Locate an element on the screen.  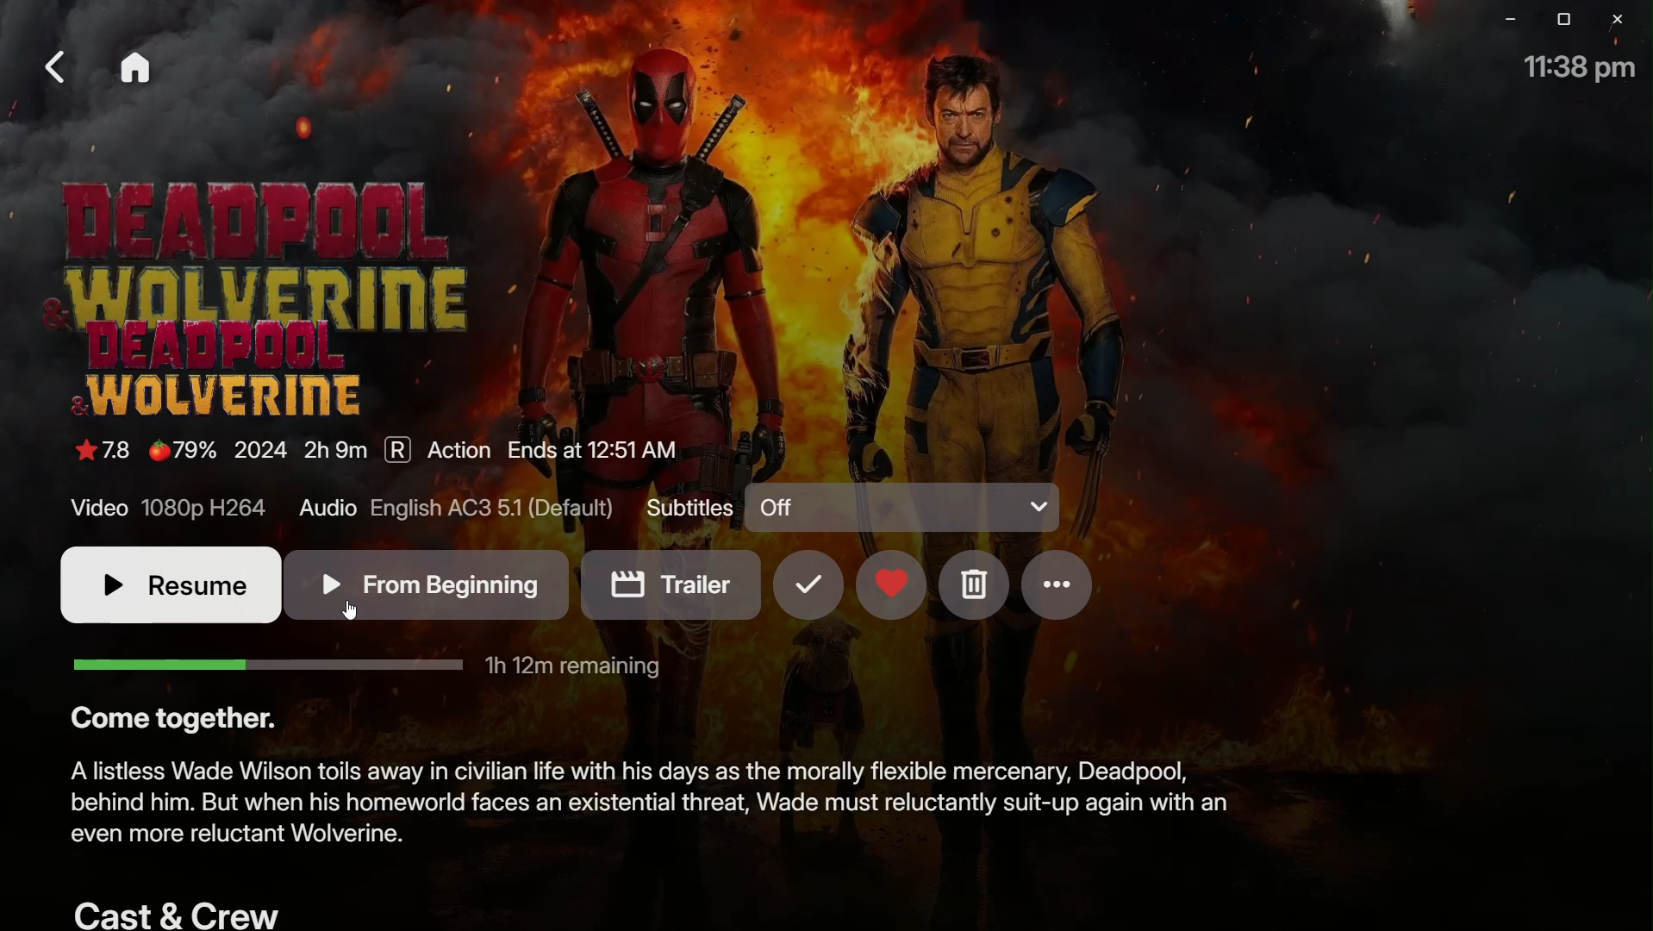
Movie Details is located at coordinates (381, 455).